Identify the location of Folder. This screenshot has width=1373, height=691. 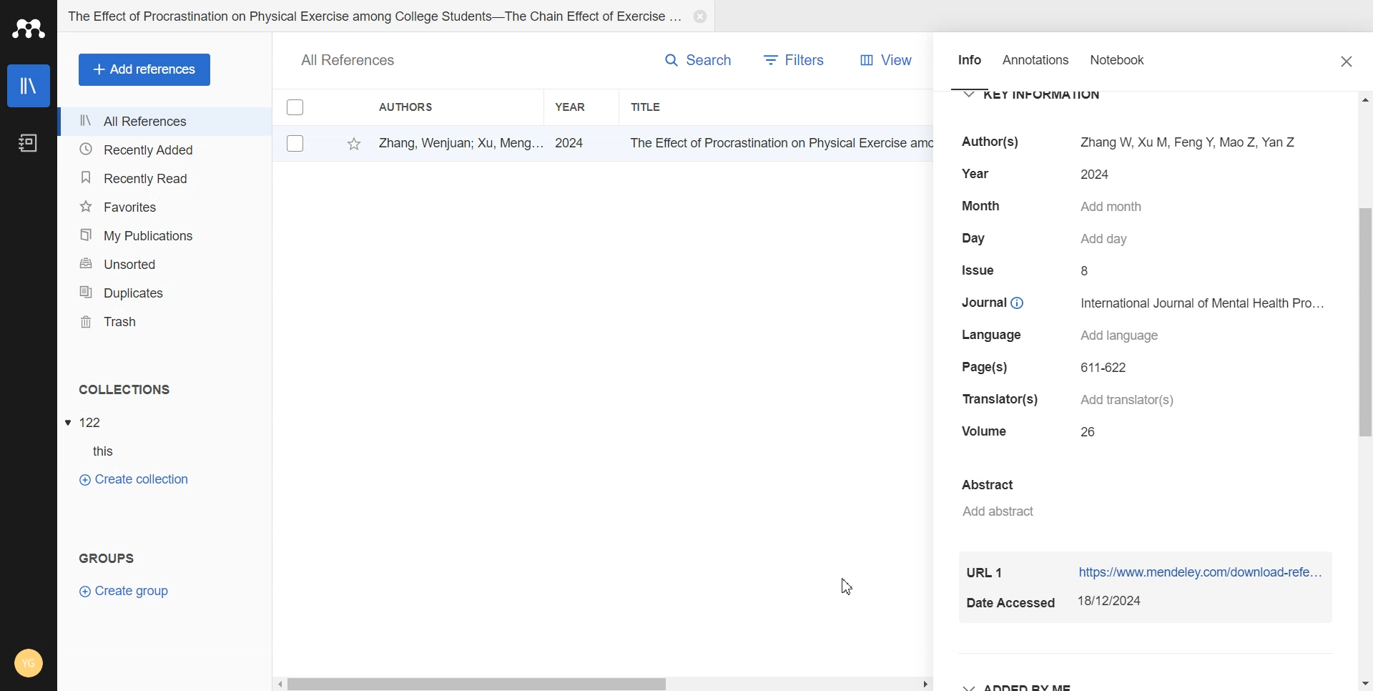
(373, 17).